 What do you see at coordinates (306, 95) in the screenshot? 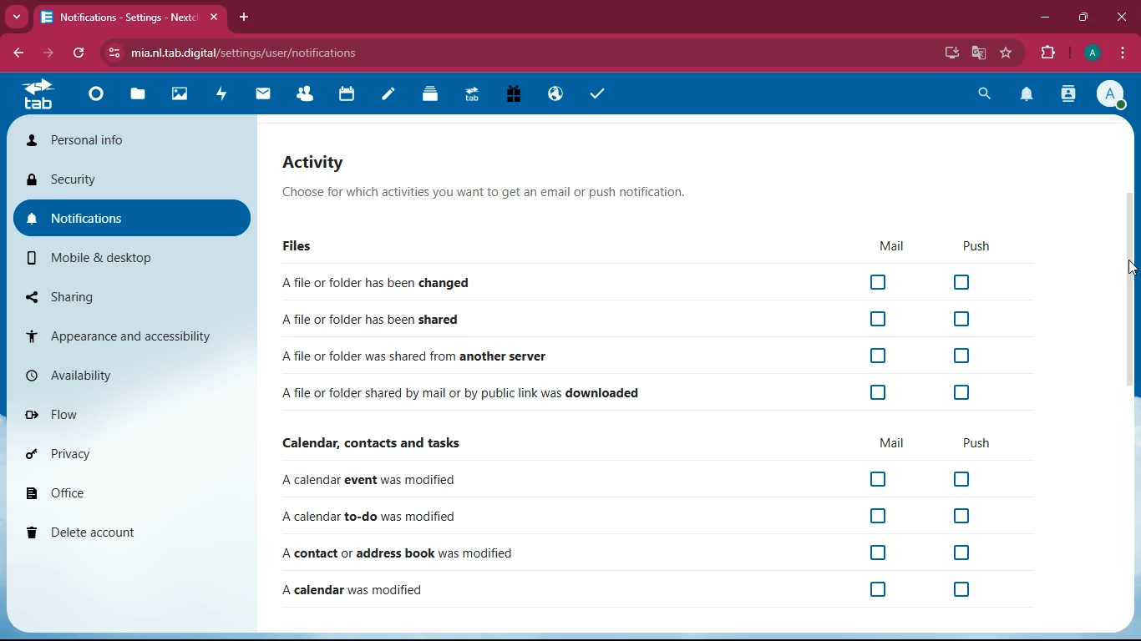
I see `Contacts` at bounding box center [306, 95].